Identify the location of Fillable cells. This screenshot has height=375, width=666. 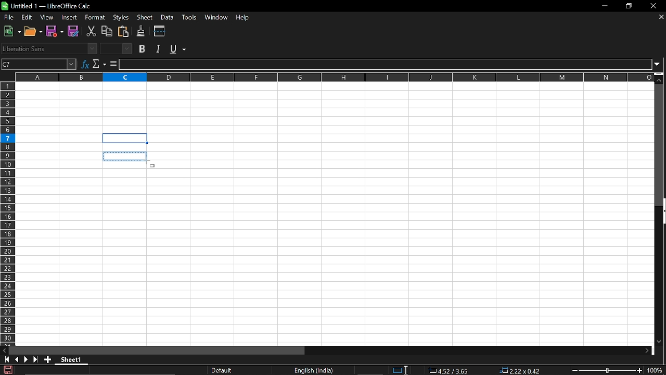
(335, 107).